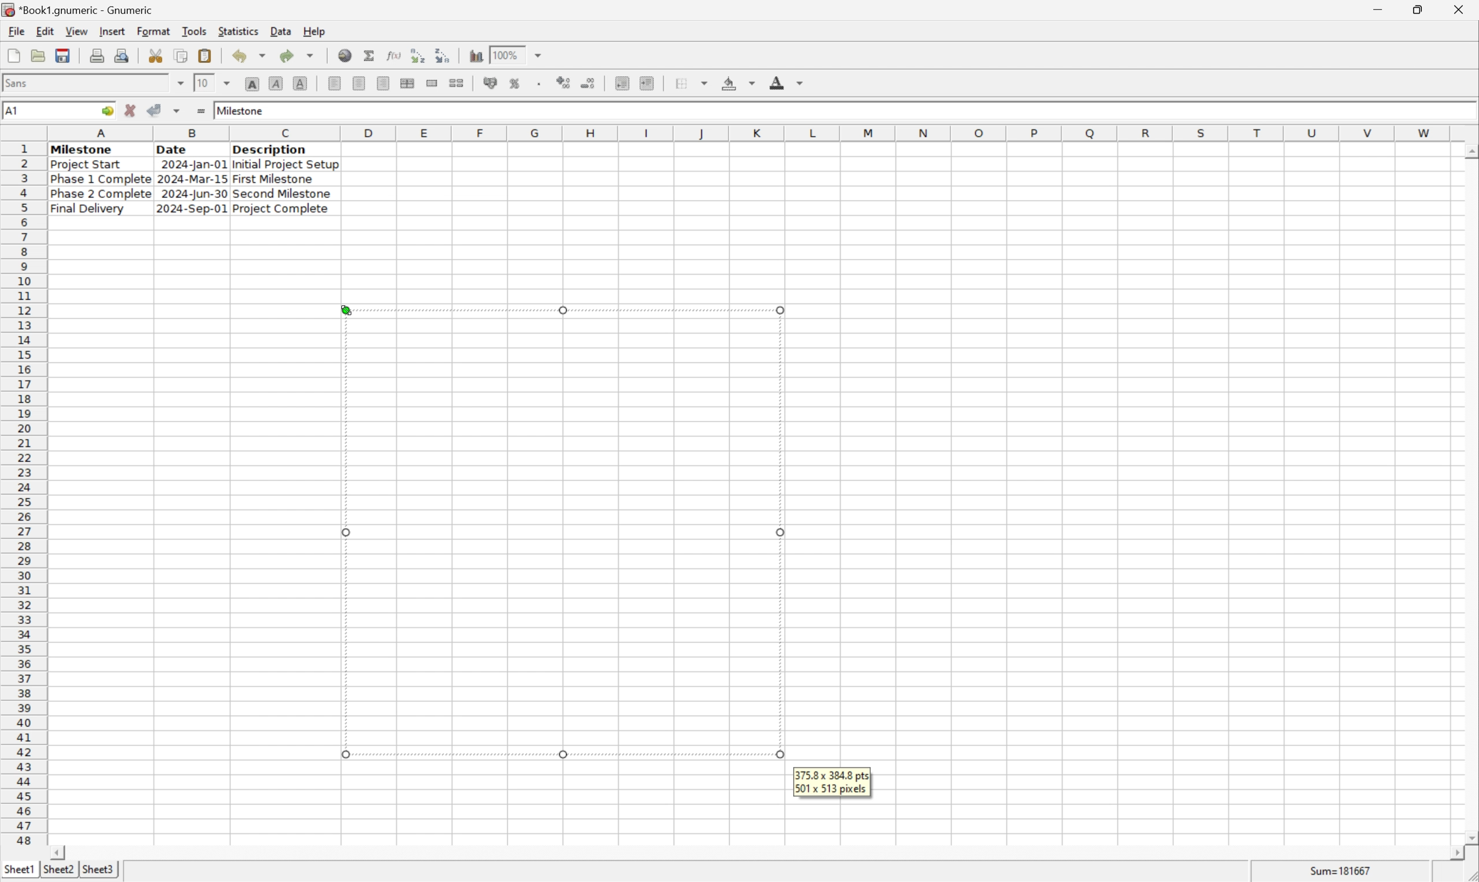 Image resolution: width=1479 pixels, height=882 pixels. Describe the element at coordinates (183, 56) in the screenshot. I see `copy from selection` at that location.